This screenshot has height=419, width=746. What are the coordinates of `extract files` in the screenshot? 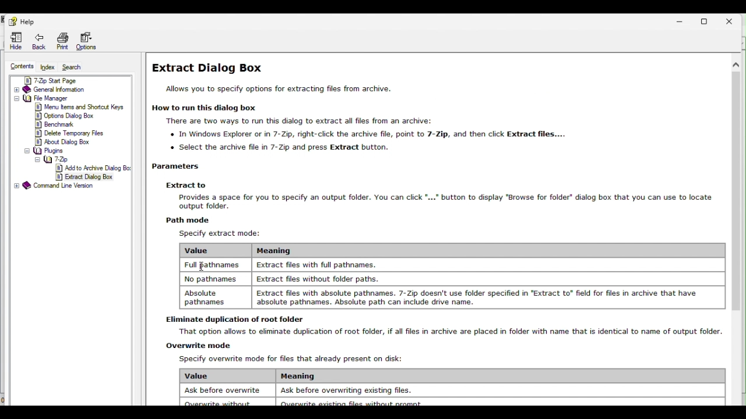 It's located at (478, 297).